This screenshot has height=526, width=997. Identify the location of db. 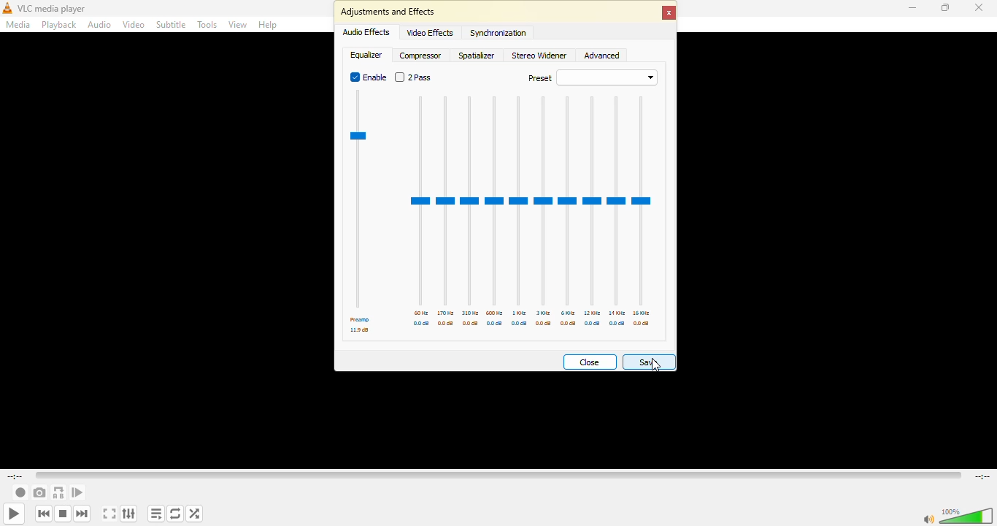
(496, 324).